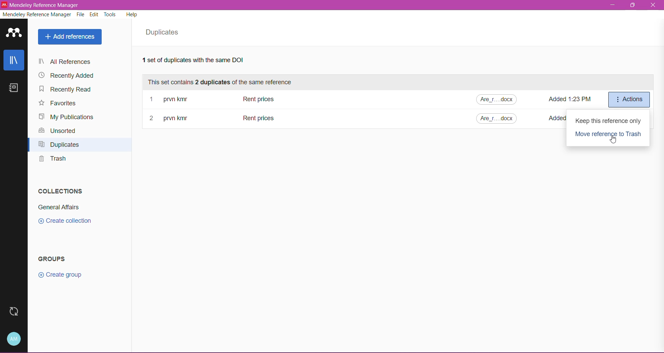  I want to click on Recently Added, so click(67, 76).